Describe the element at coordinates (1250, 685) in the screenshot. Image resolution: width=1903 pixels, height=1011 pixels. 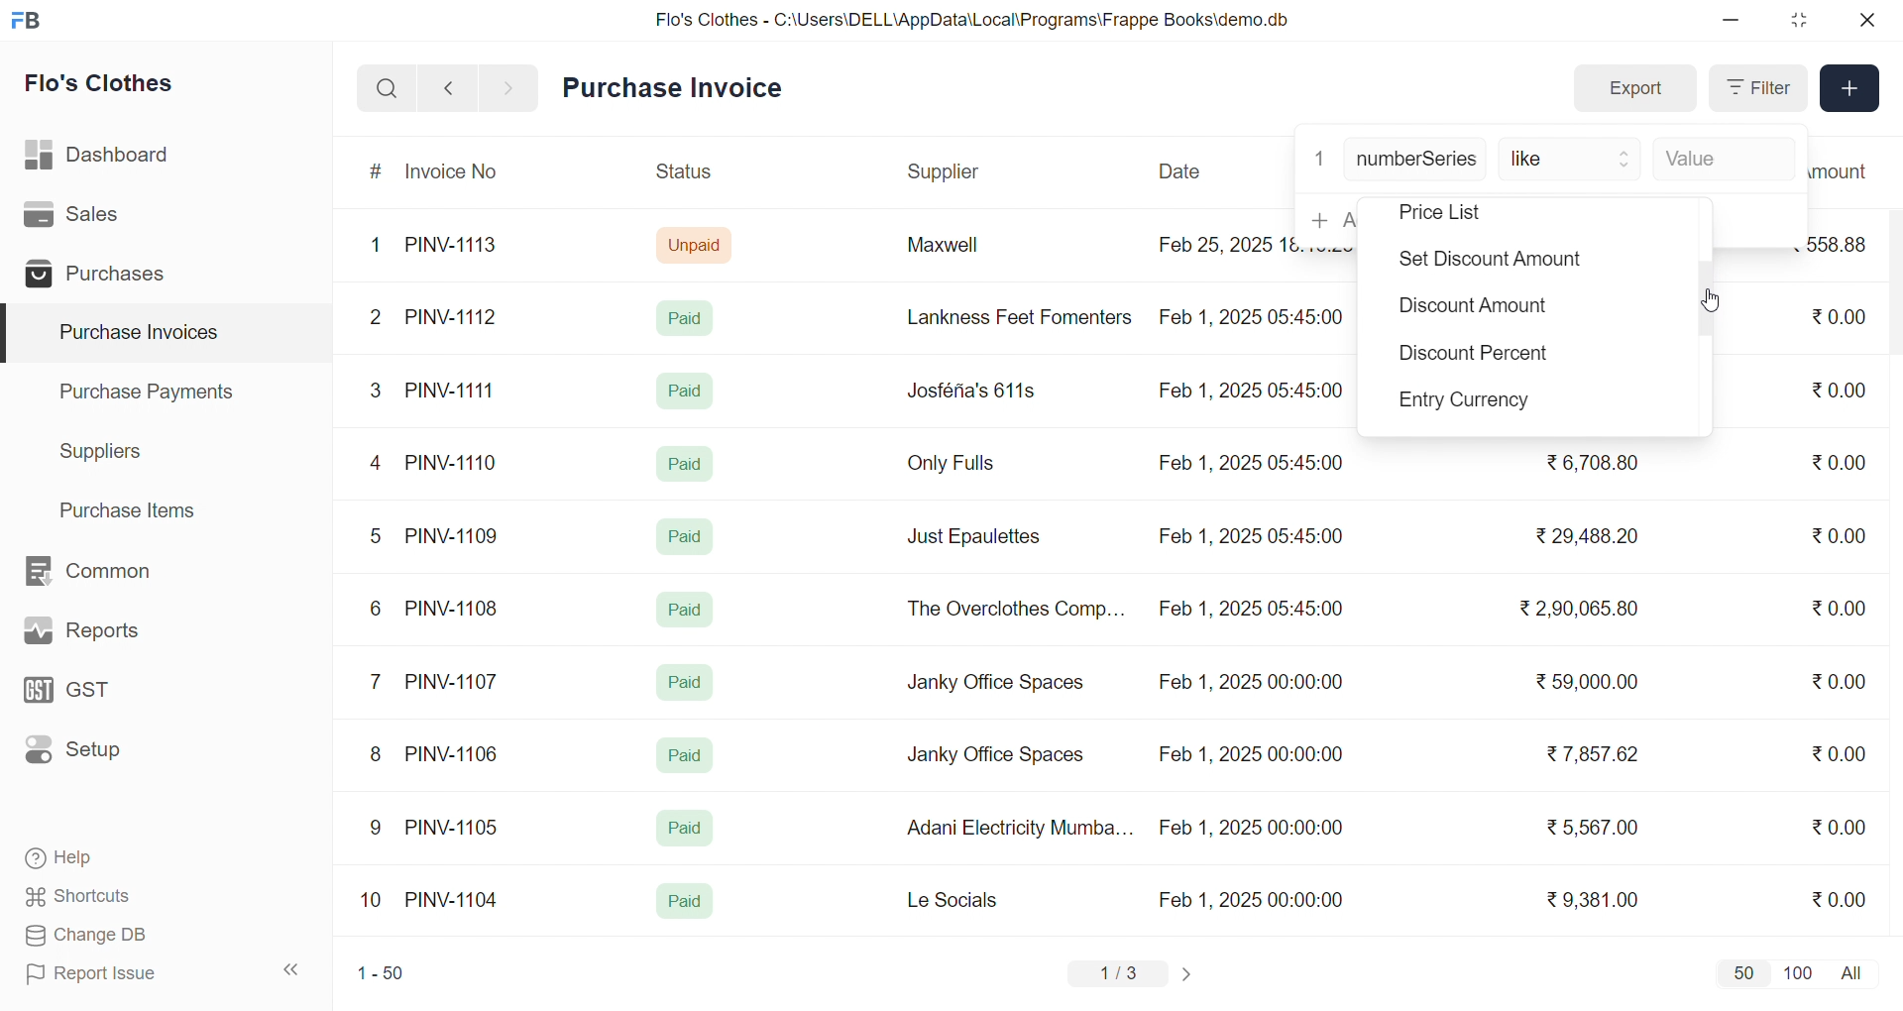
I see `Feb 1, 2025 00:00:00` at that location.